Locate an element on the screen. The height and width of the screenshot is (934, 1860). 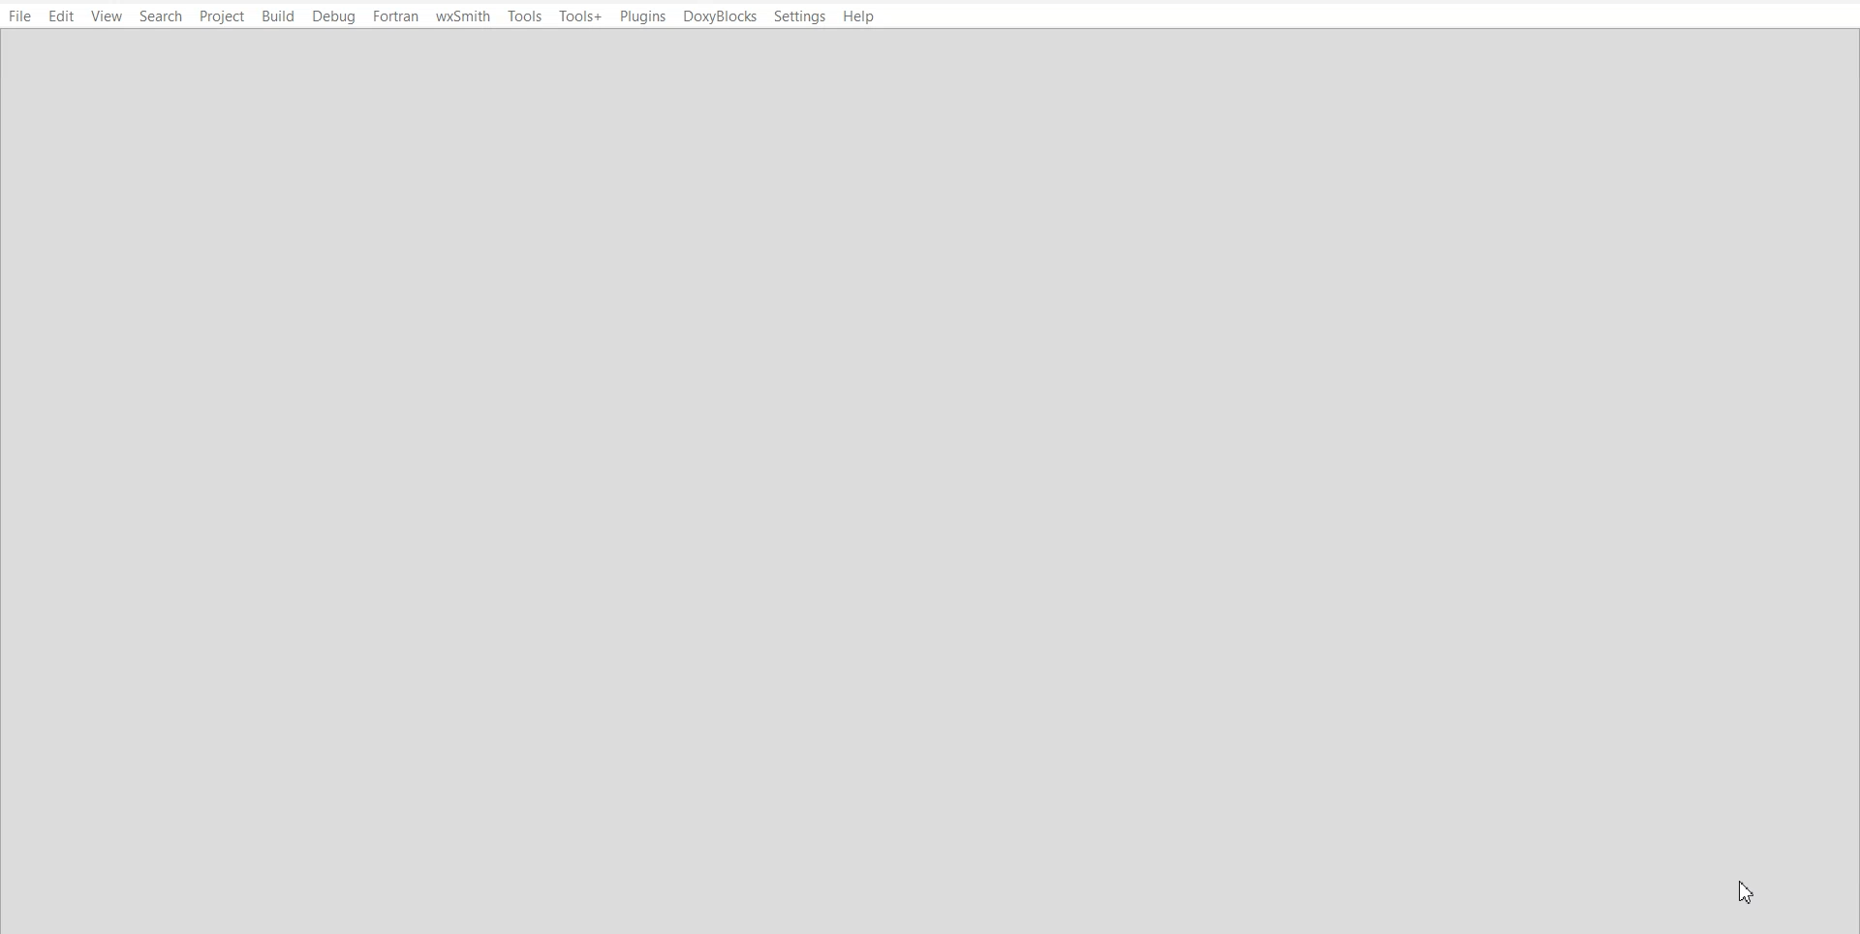
Debug is located at coordinates (332, 16).